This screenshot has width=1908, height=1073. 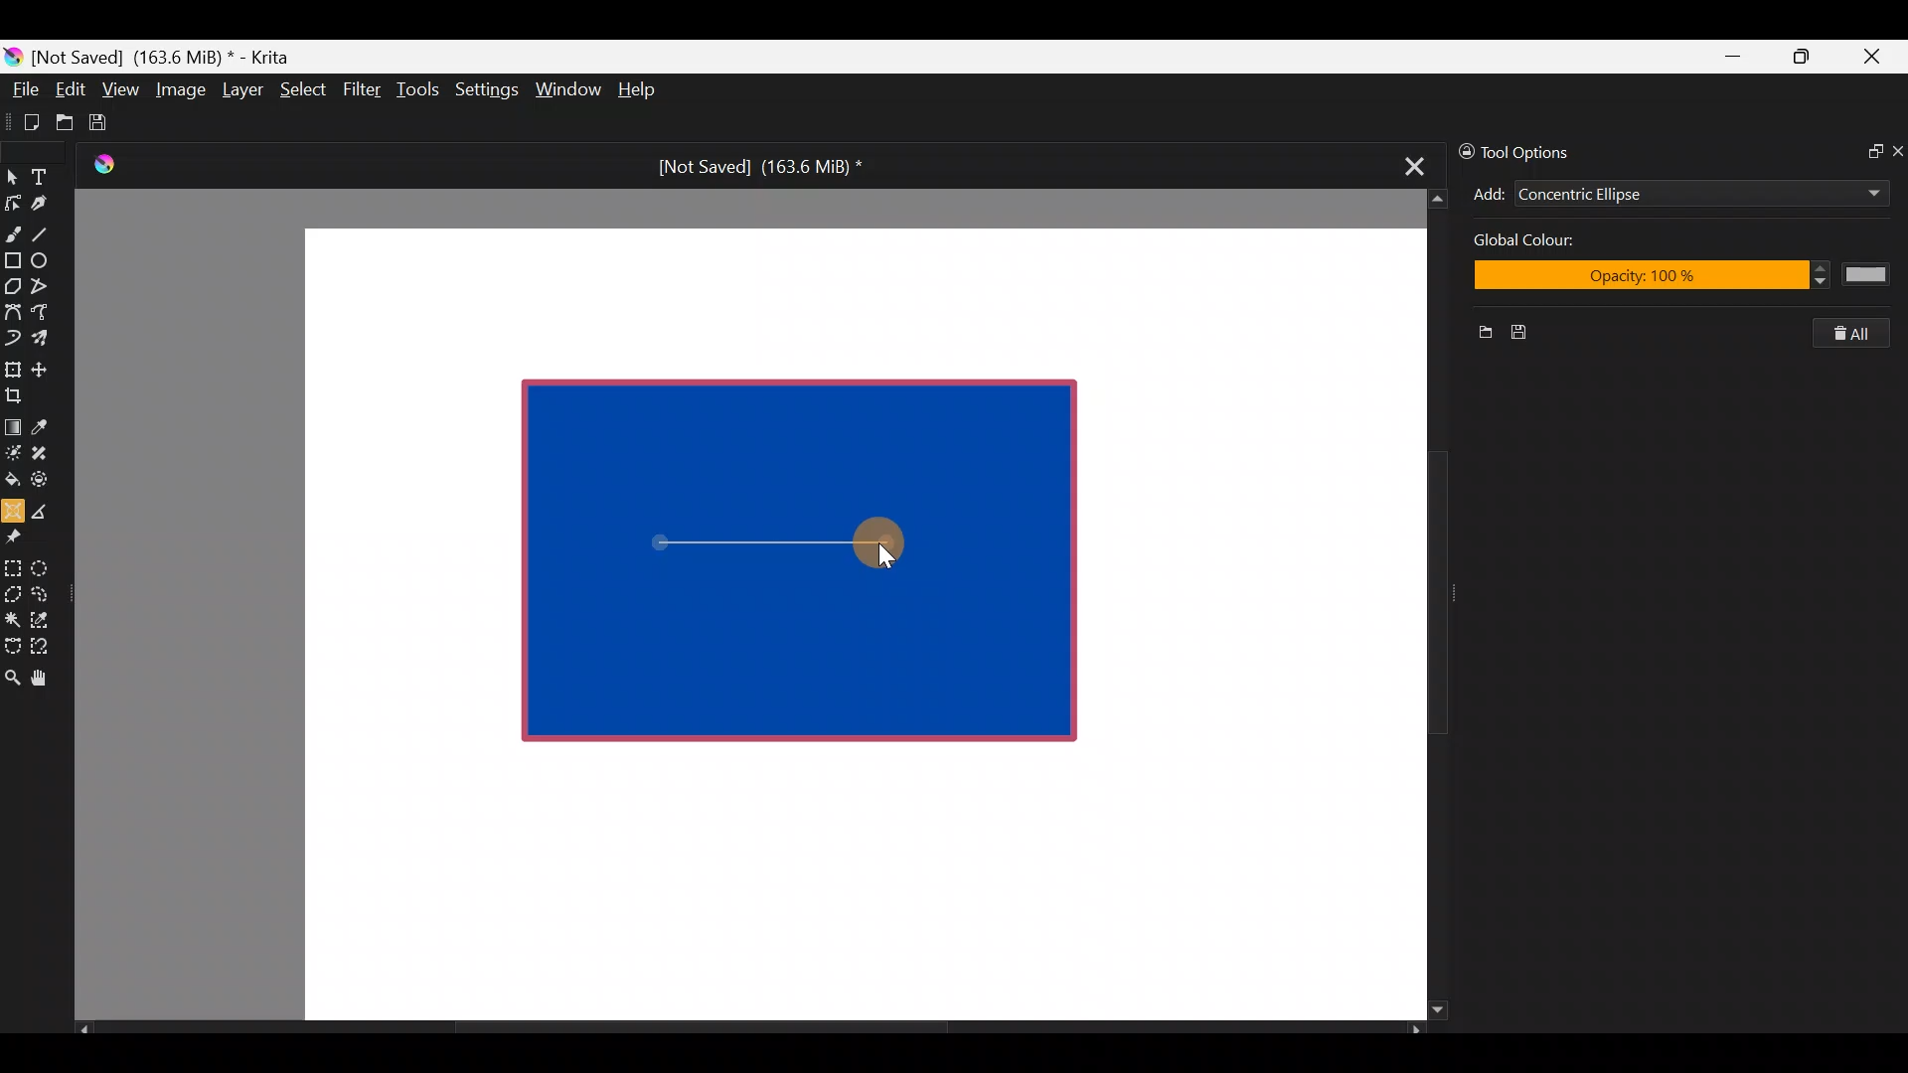 What do you see at coordinates (12, 676) in the screenshot?
I see `Zoom tool` at bounding box center [12, 676].